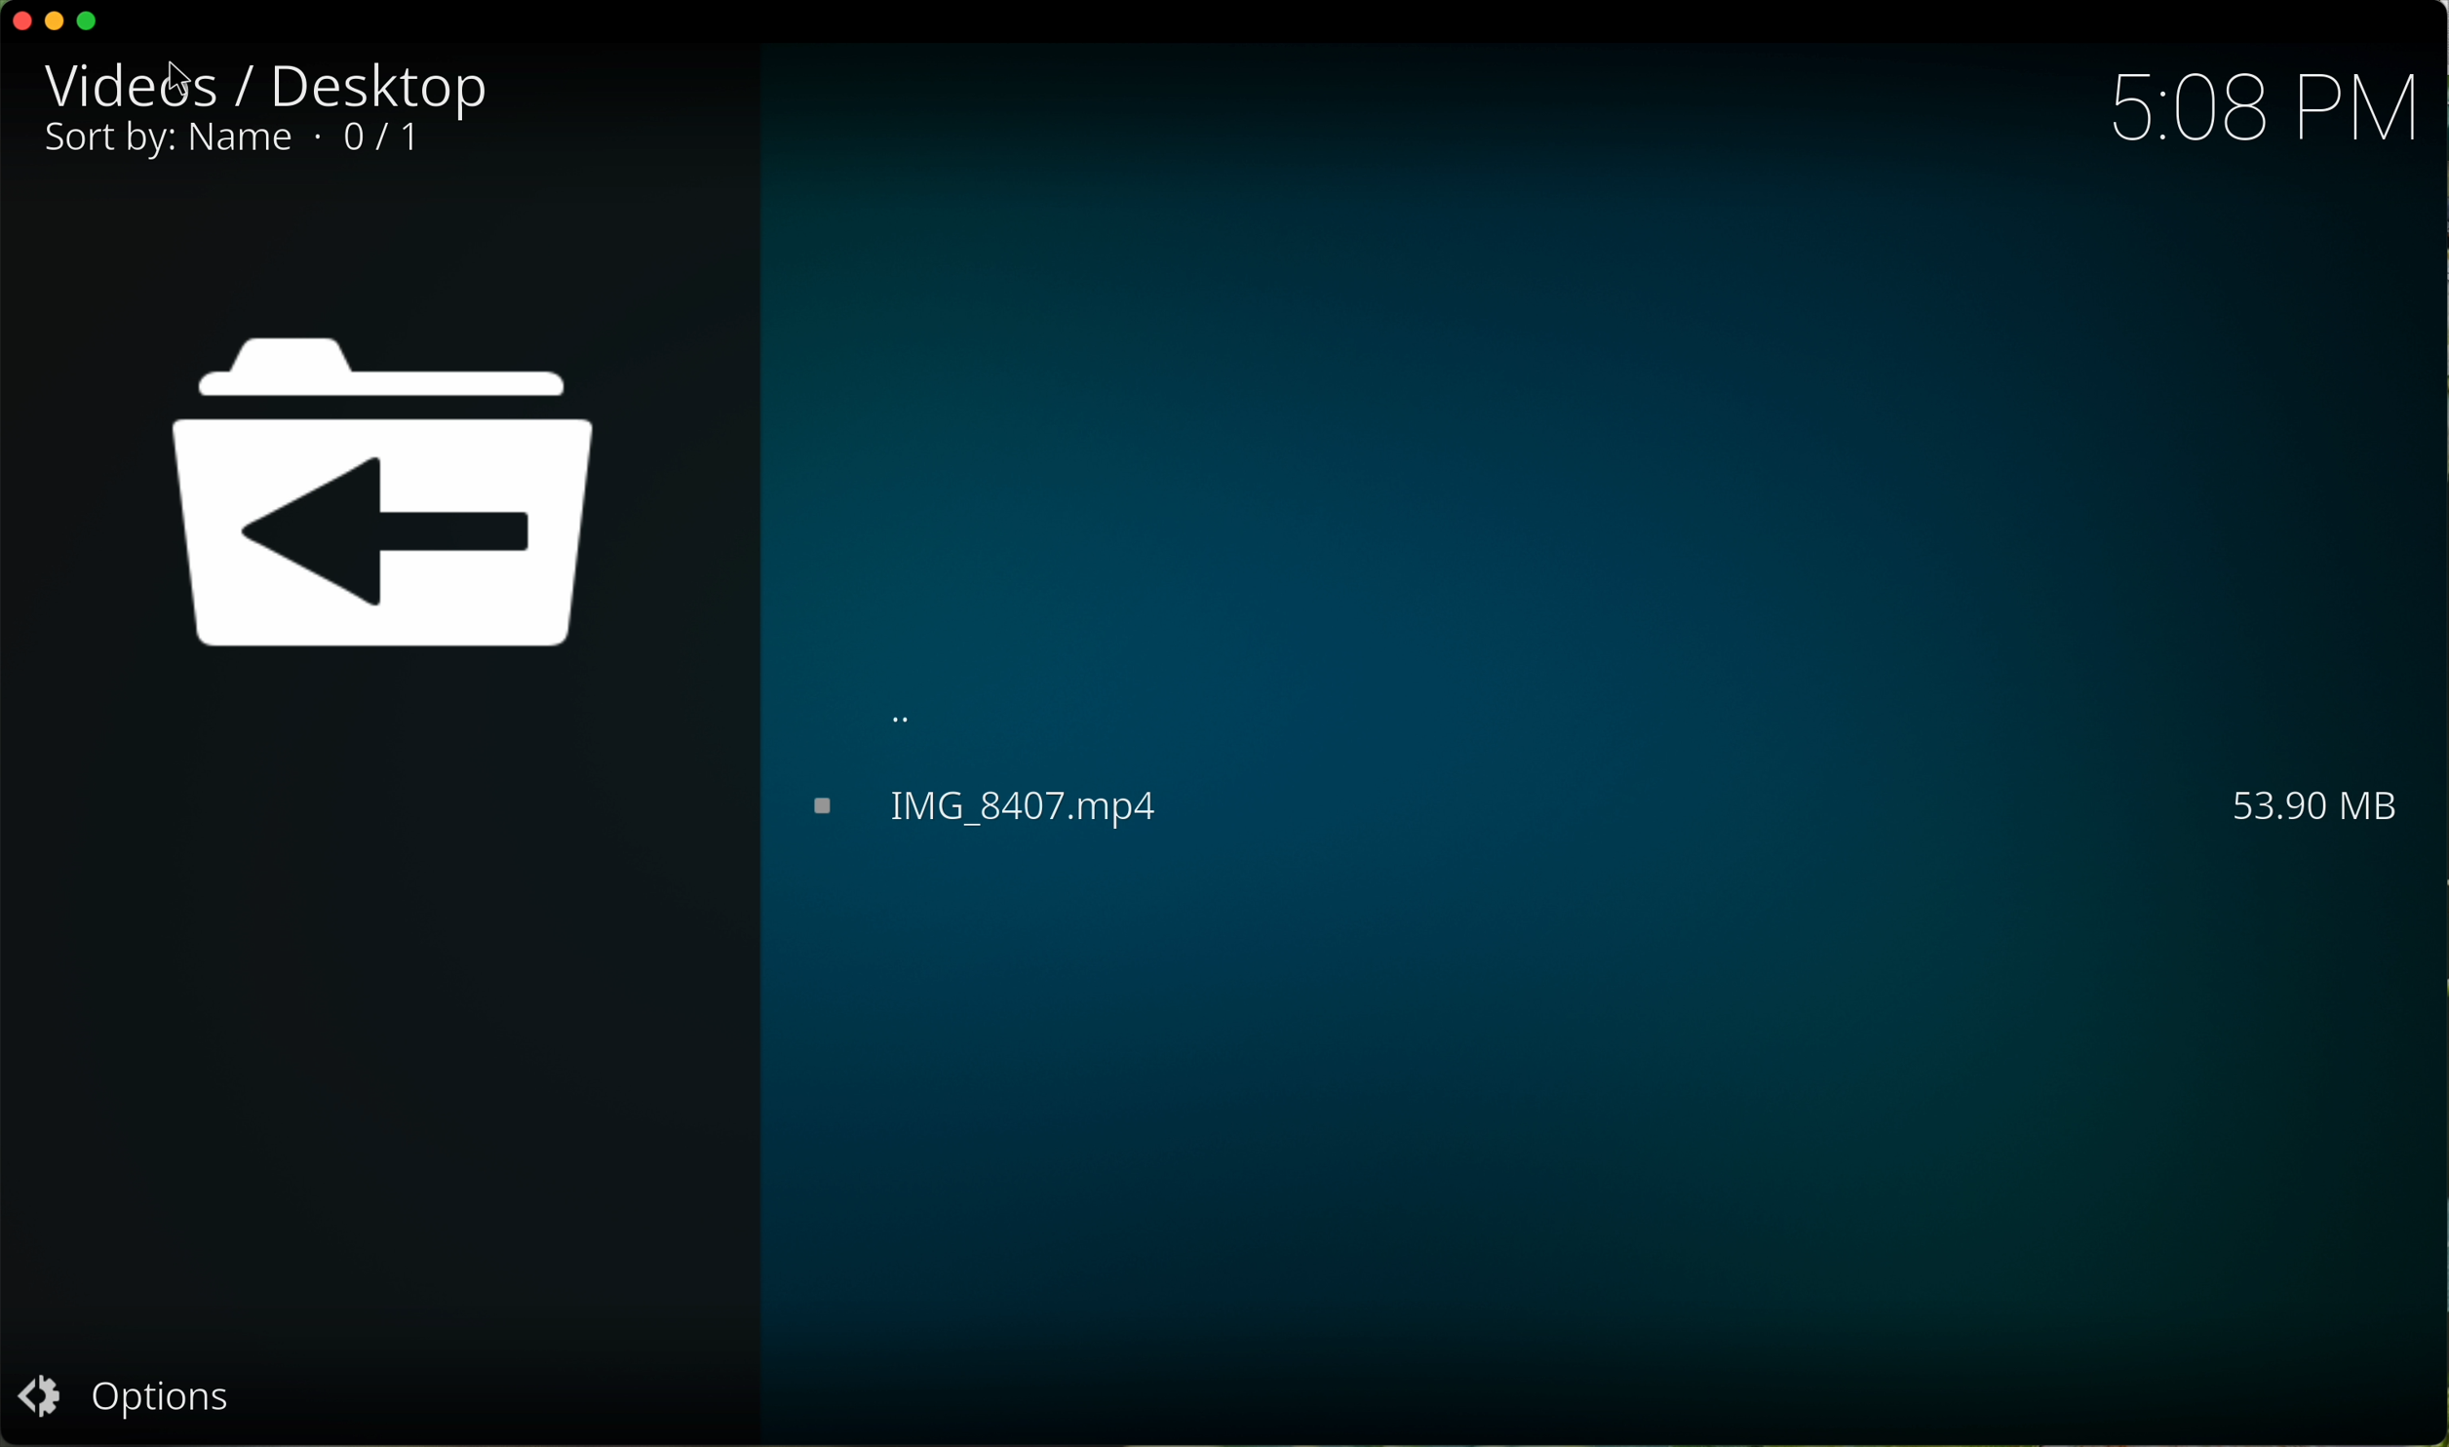 Image resolution: width=2449 pixels, height=1447 pixels. I want to click on size, so click(2269, 802).